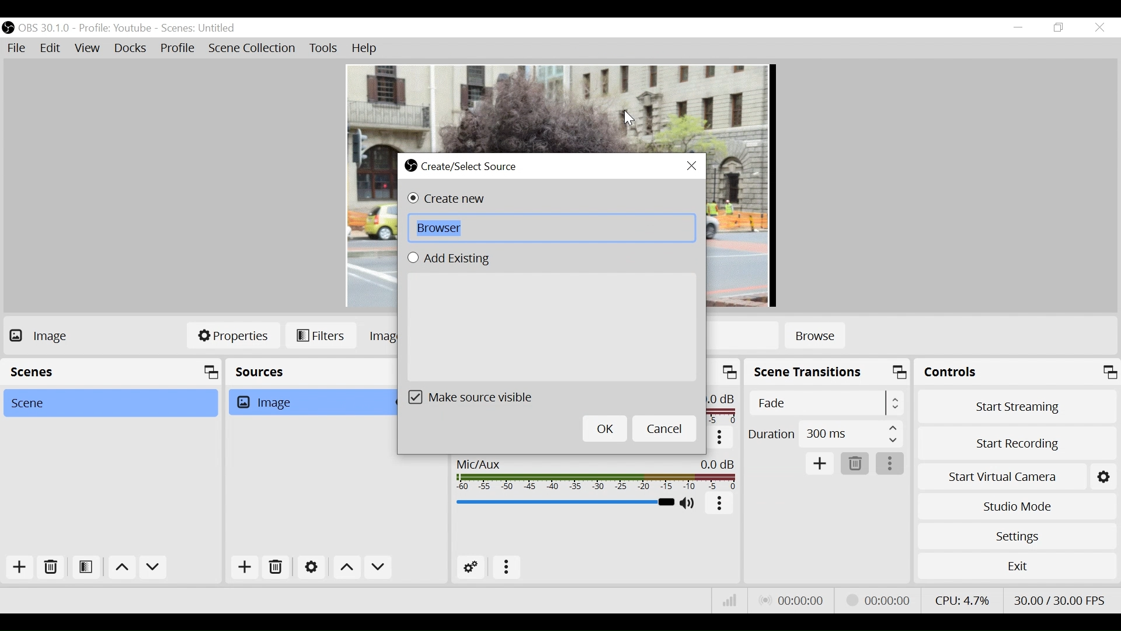  I want to click on OBS Studio Desktop Icon, so click(9, 28).